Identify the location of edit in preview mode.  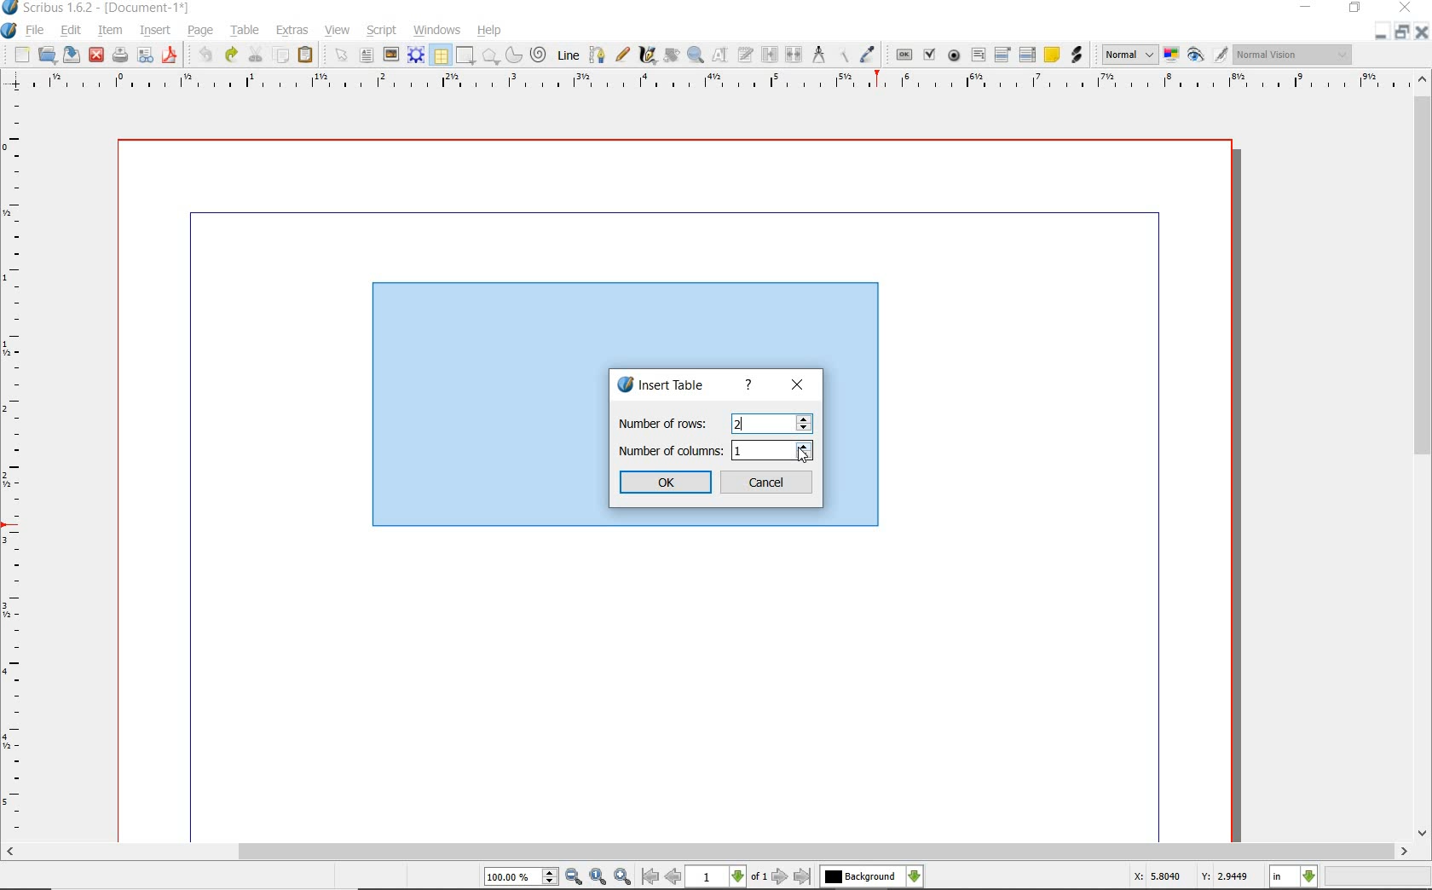
(1220, 55).